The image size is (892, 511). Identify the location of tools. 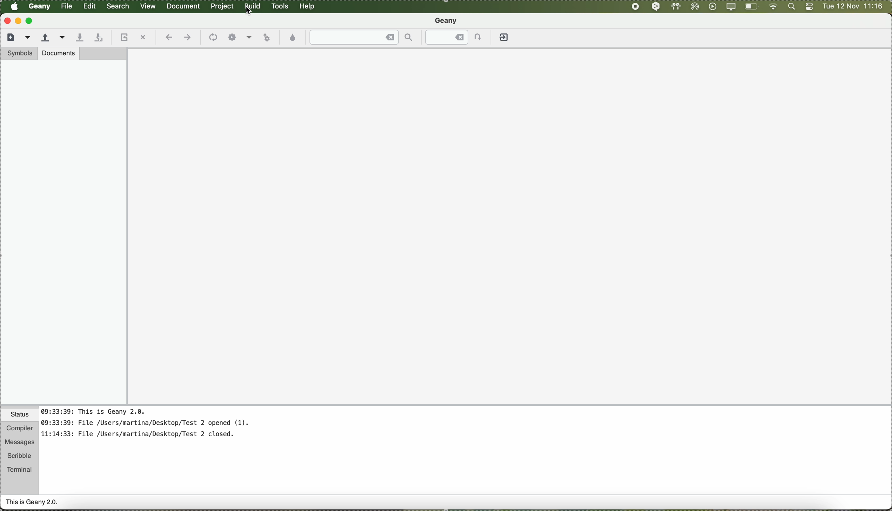
(280, 6).